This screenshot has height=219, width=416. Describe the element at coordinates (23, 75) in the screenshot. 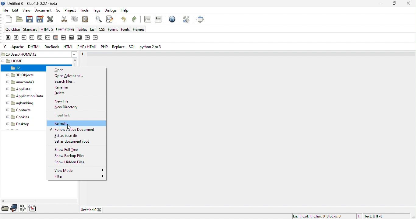

I see `3d objects` at that location.